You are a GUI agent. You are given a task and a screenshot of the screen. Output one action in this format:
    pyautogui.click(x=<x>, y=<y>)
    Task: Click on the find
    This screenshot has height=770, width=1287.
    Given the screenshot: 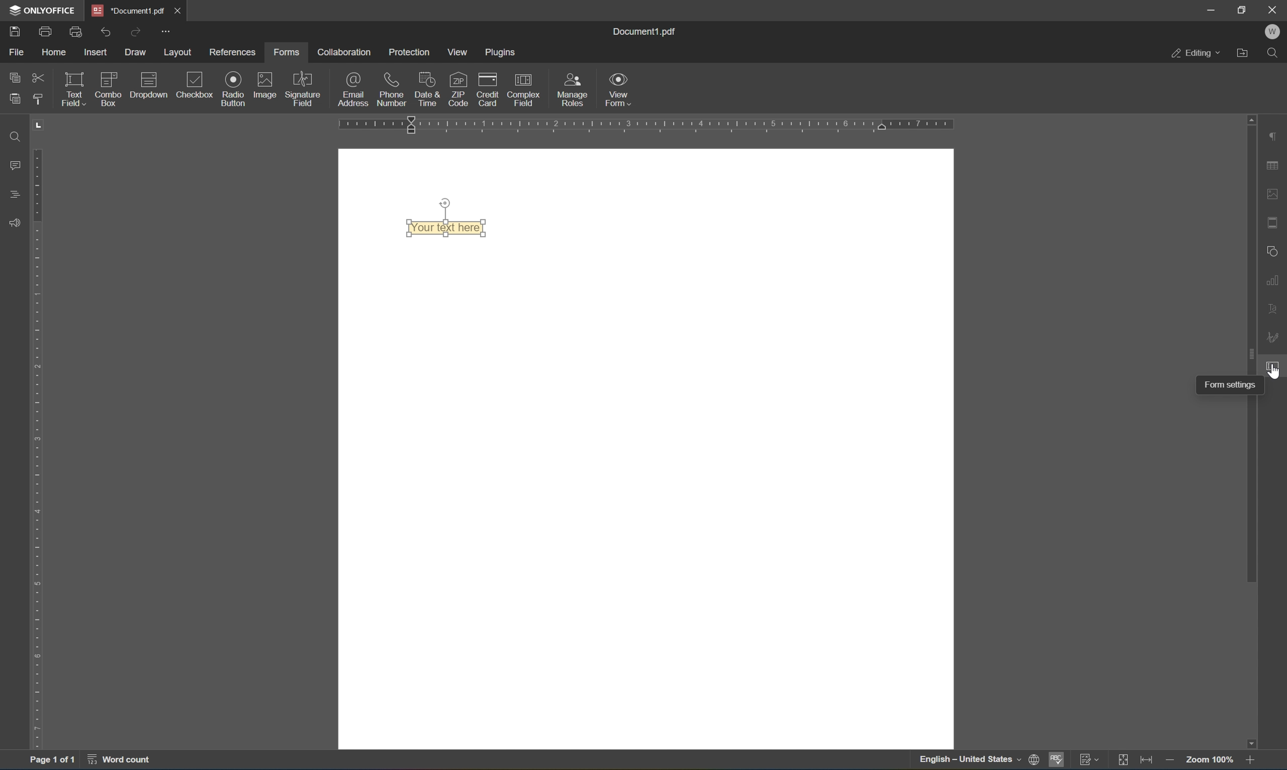 What is the action you would take?
    pyautogui.click(x=19, y=137)
    